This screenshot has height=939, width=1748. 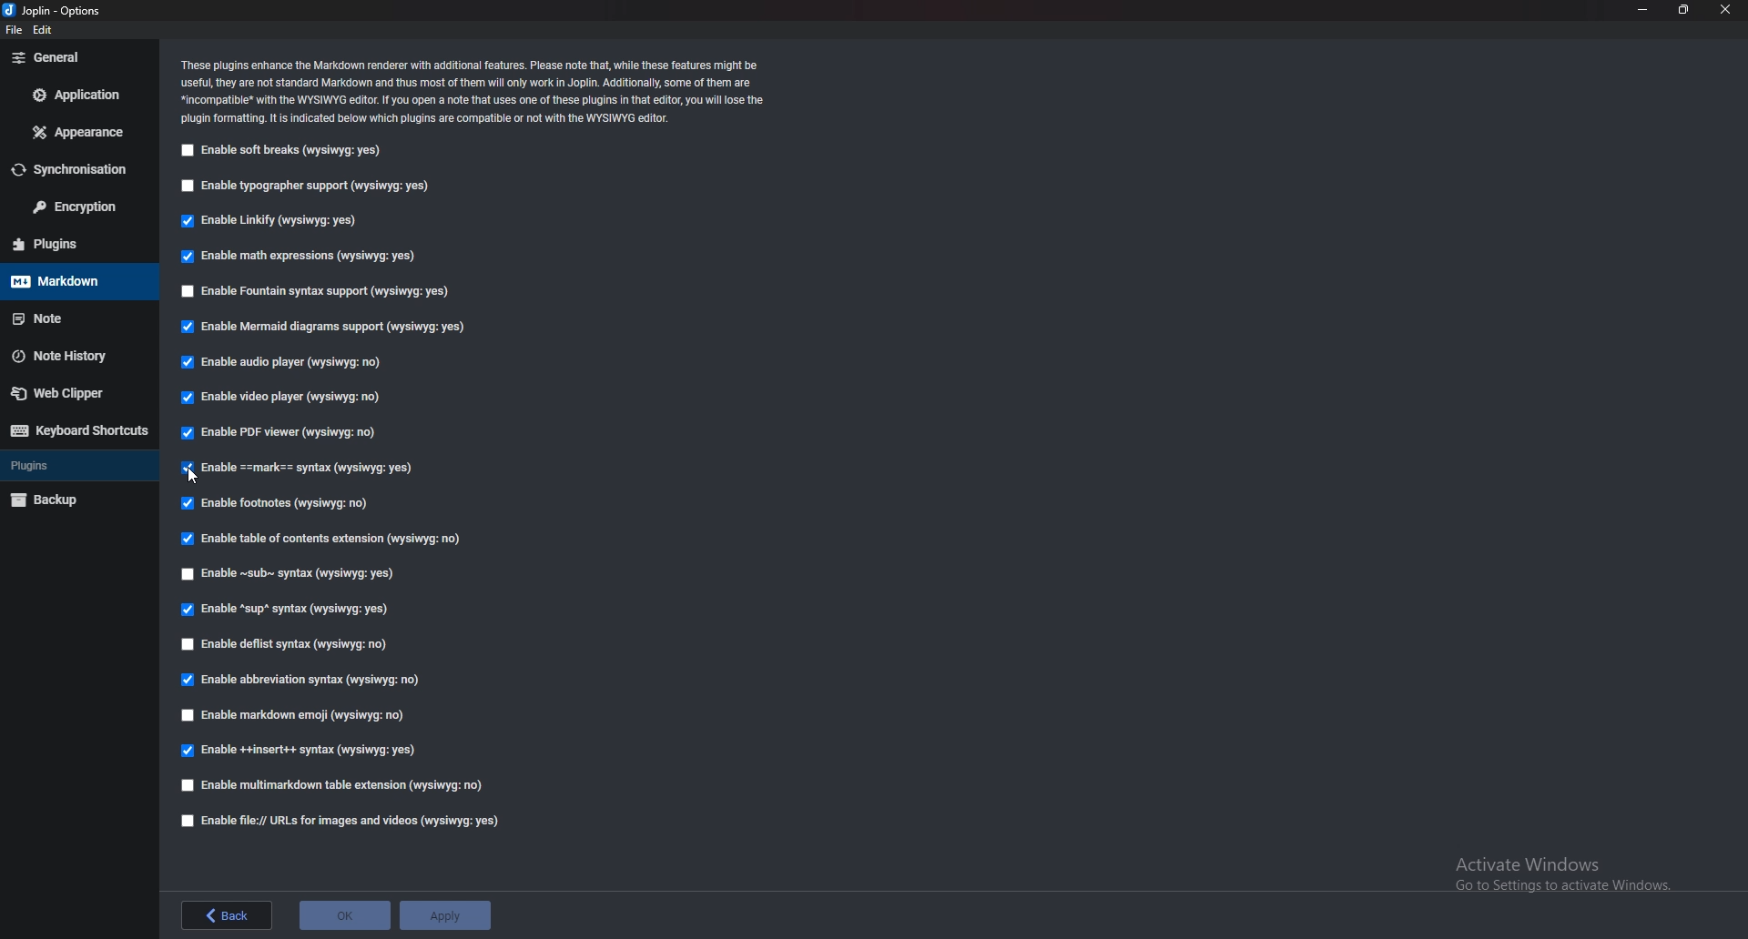 I want to click on Minimize, so click(x=1641, y=9).